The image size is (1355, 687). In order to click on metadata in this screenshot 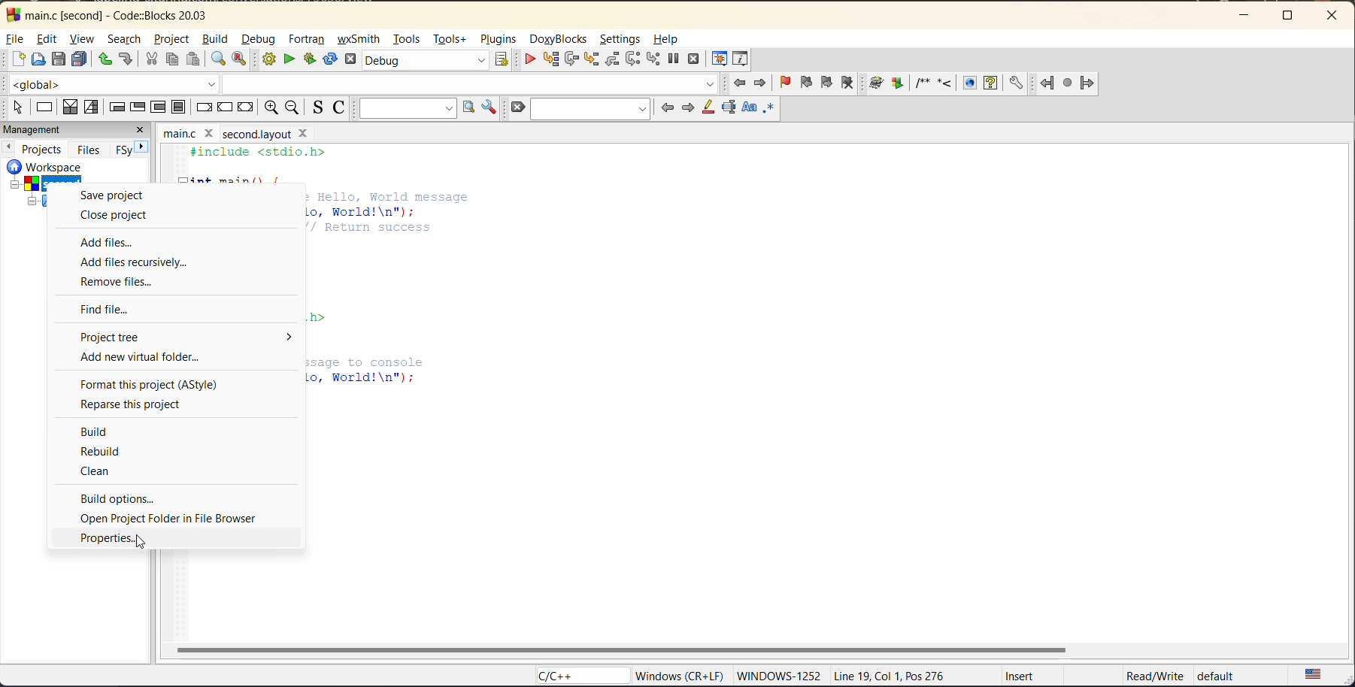, I will do `click(938, 676)`.